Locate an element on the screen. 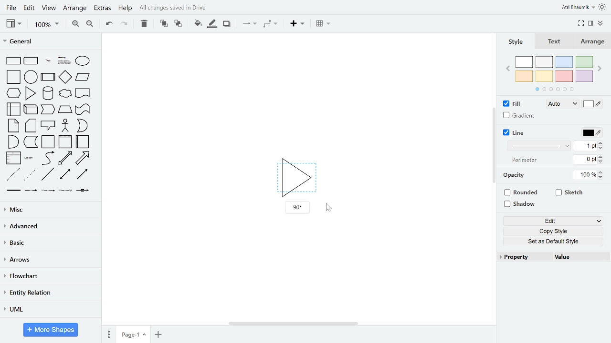 This screenshot has width=611, height=343. horizontal storage is located at coordinates (83, 142).